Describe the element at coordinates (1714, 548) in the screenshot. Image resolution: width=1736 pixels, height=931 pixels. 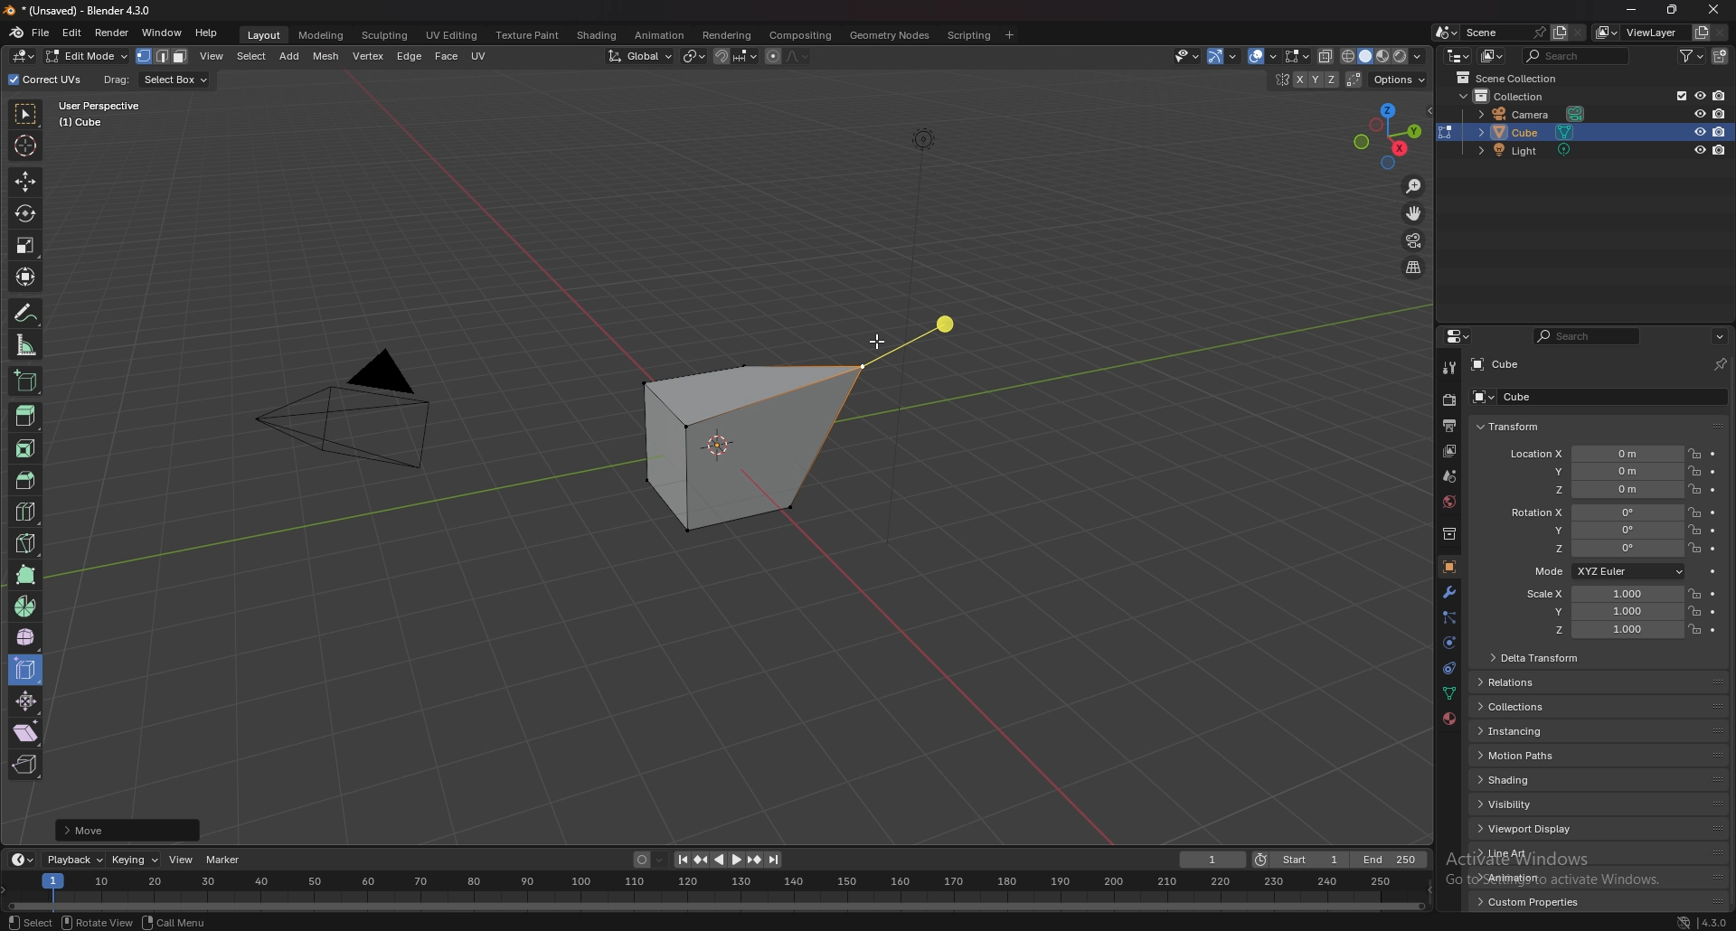
I see `animate property` at that location.